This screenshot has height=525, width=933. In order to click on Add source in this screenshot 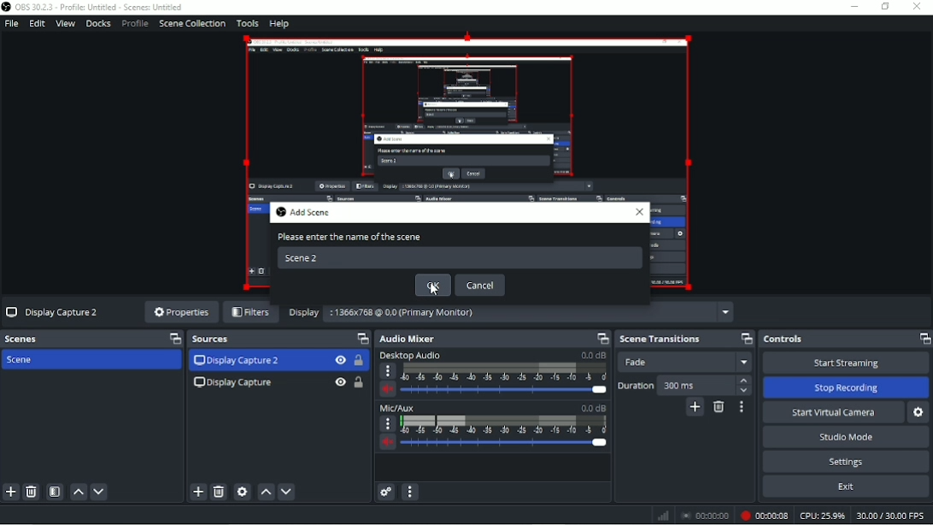, I will do `click(197, 493)`.